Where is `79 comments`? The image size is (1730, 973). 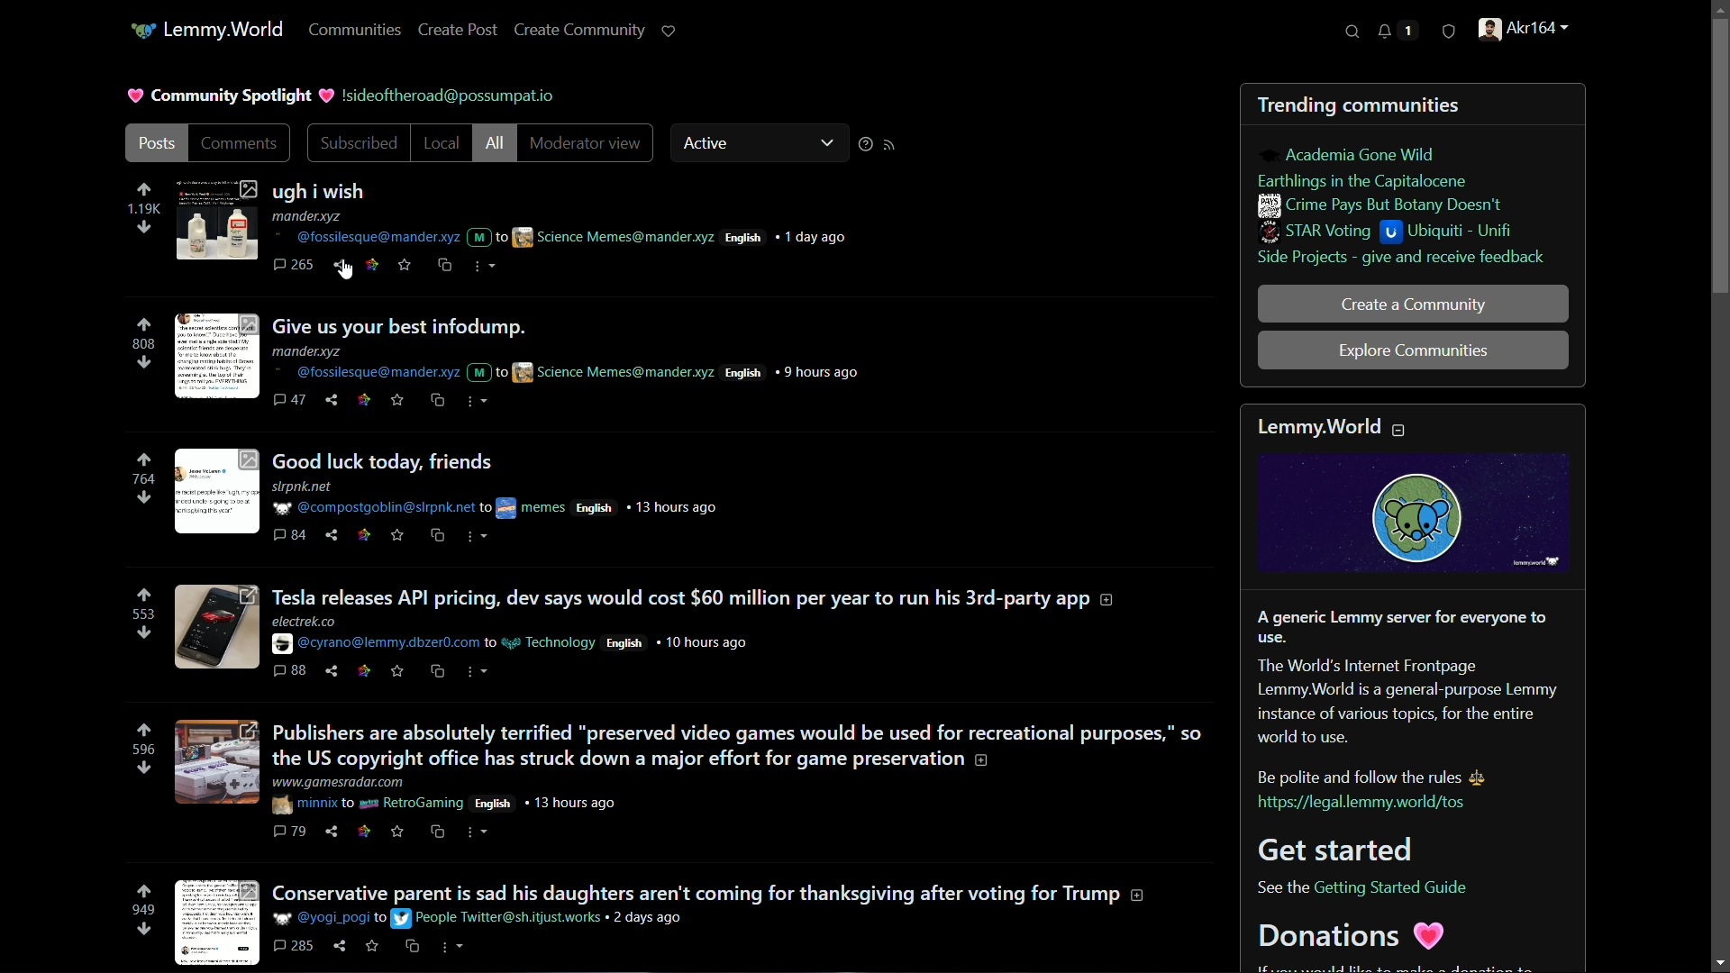
79 comments is located at coordinates (291, 833).